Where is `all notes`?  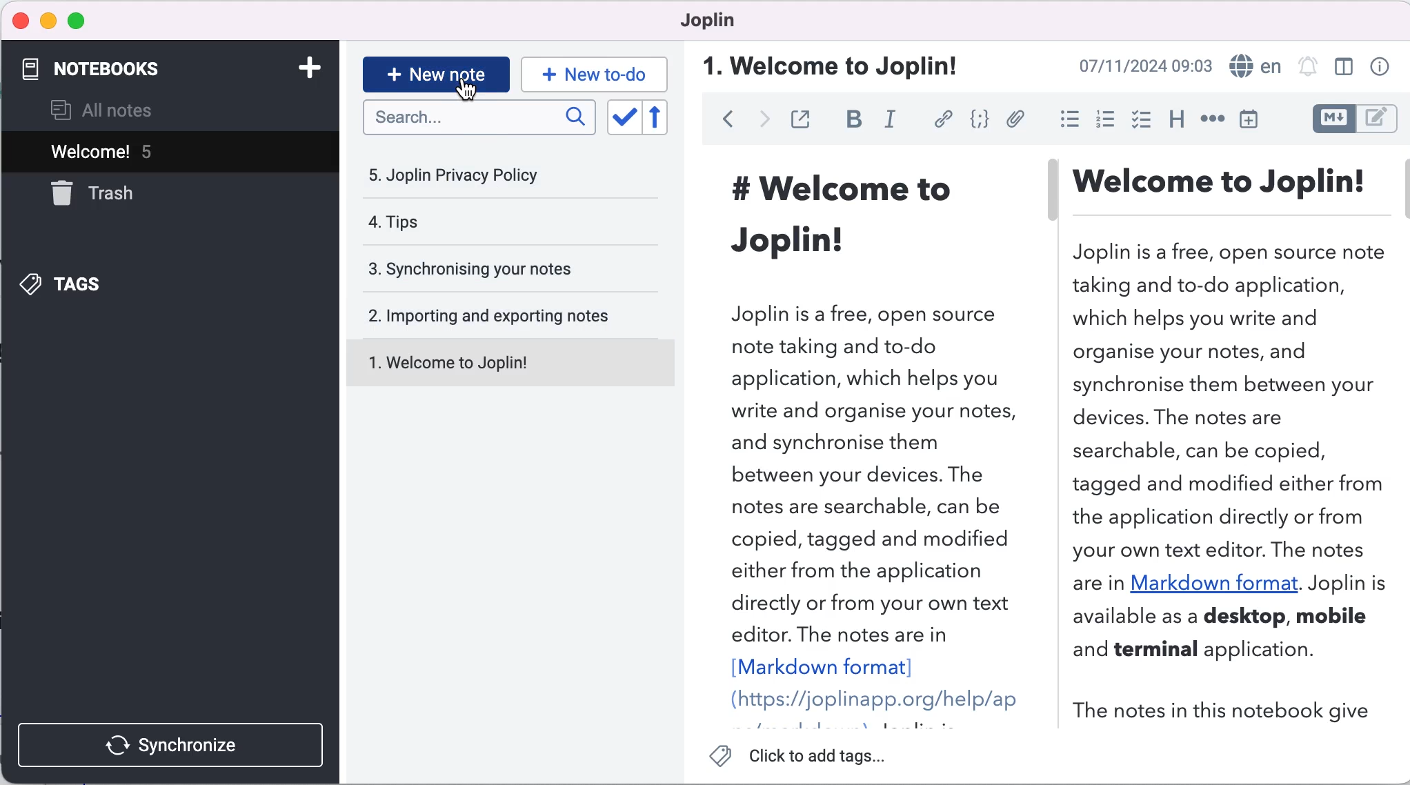 all notes is located at coordinates (124, 110).